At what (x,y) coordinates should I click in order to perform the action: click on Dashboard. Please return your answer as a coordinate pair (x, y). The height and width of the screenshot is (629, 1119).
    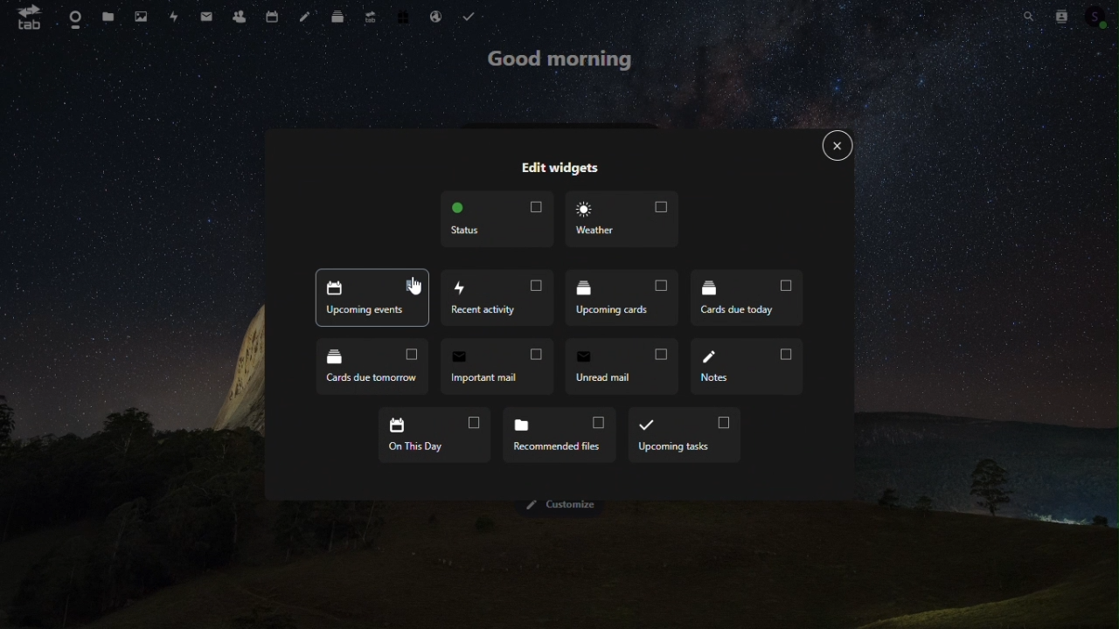
    Looking at the image, I should click on (68, 15).